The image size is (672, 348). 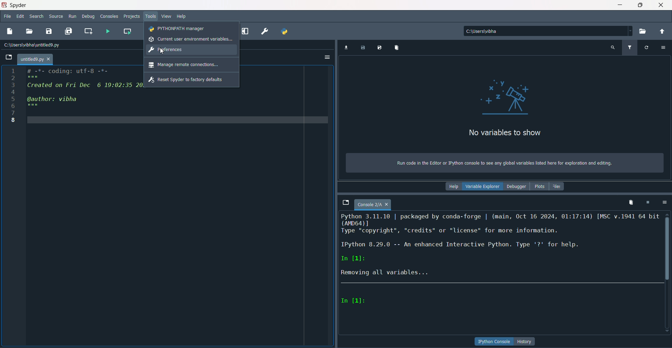 What do you see at coordinates (398, 47) in the screenshot?
I see `remove all variables` at bounding box center [398, 47].